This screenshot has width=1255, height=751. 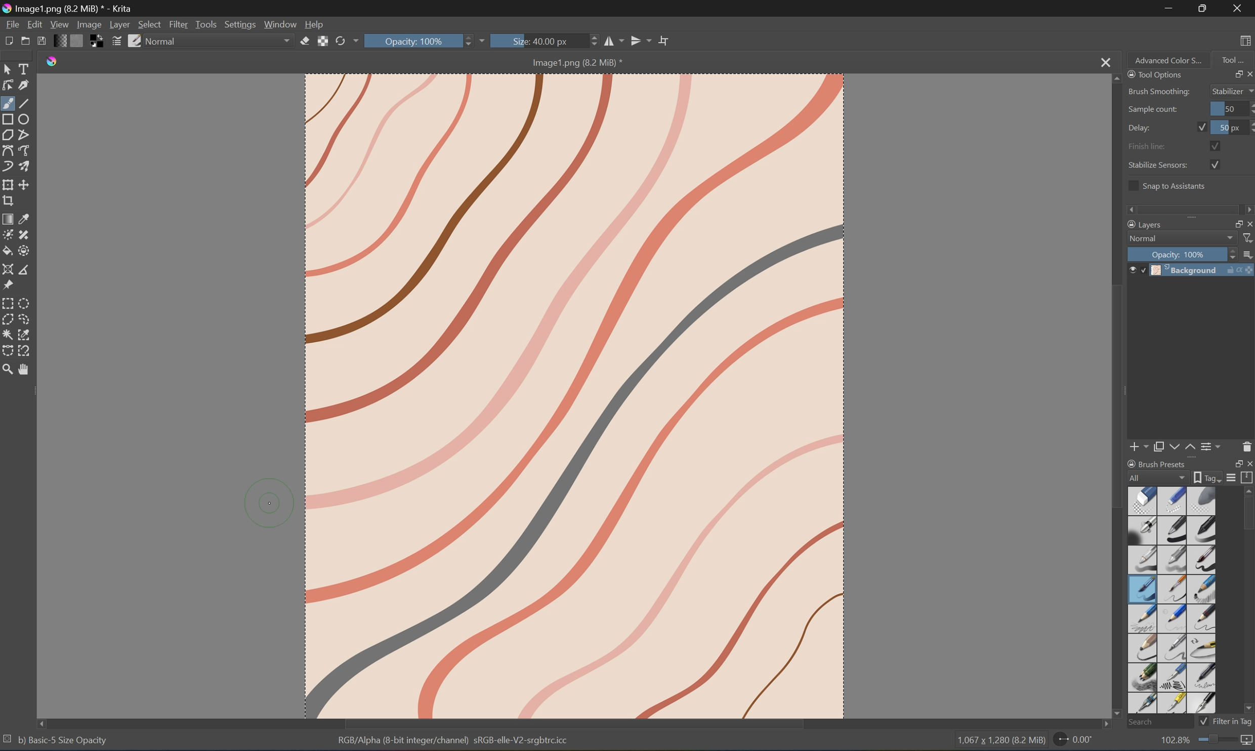 I want to click on Scroll Down, so click(x=1247, y=708).